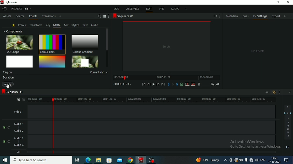 The width and height of the screenshot is (293, 164). I want to click on Switching Tab, so click(77, 160).